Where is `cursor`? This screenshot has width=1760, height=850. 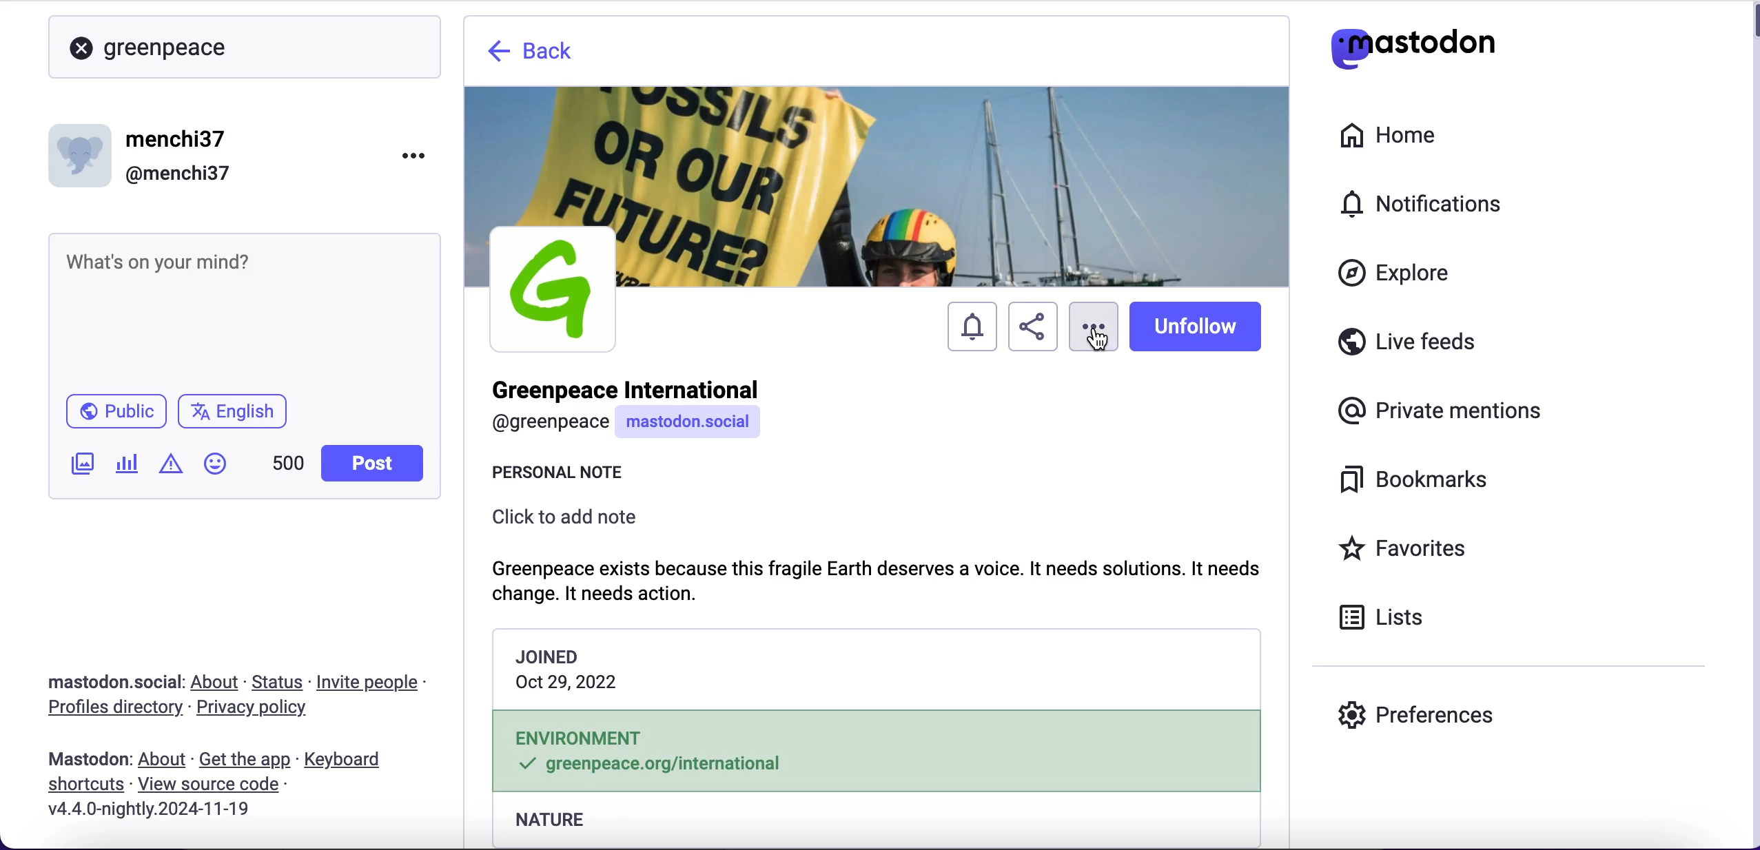 cursor is located at coordinates (1094, 343).